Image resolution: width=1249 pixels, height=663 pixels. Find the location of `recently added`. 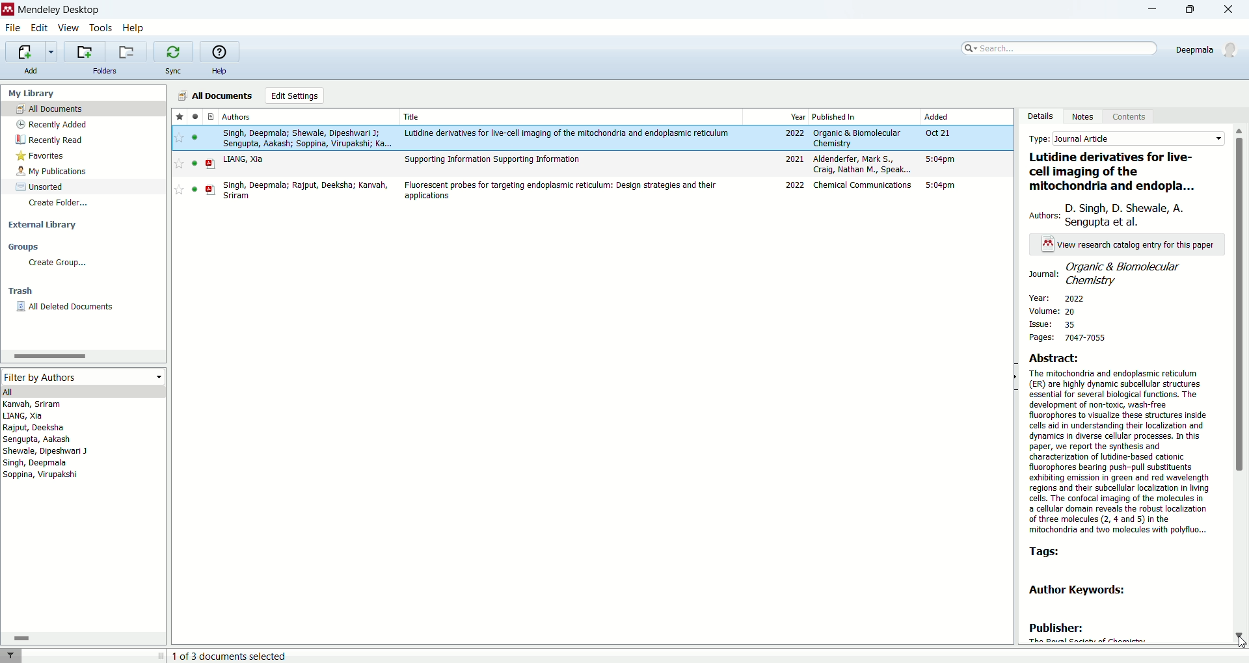

recently added is located at coordinates (50, 124).